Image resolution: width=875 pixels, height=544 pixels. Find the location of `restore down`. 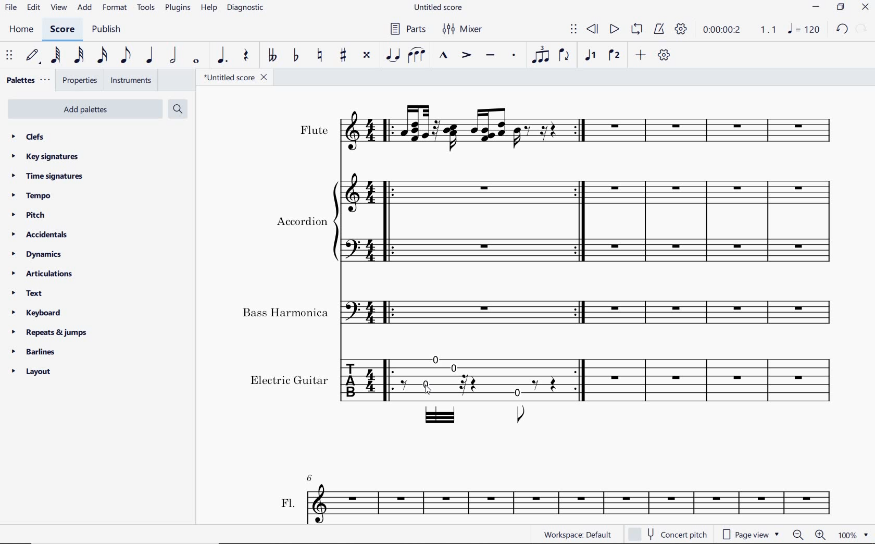

restore down is located at coordinates (861, 29).